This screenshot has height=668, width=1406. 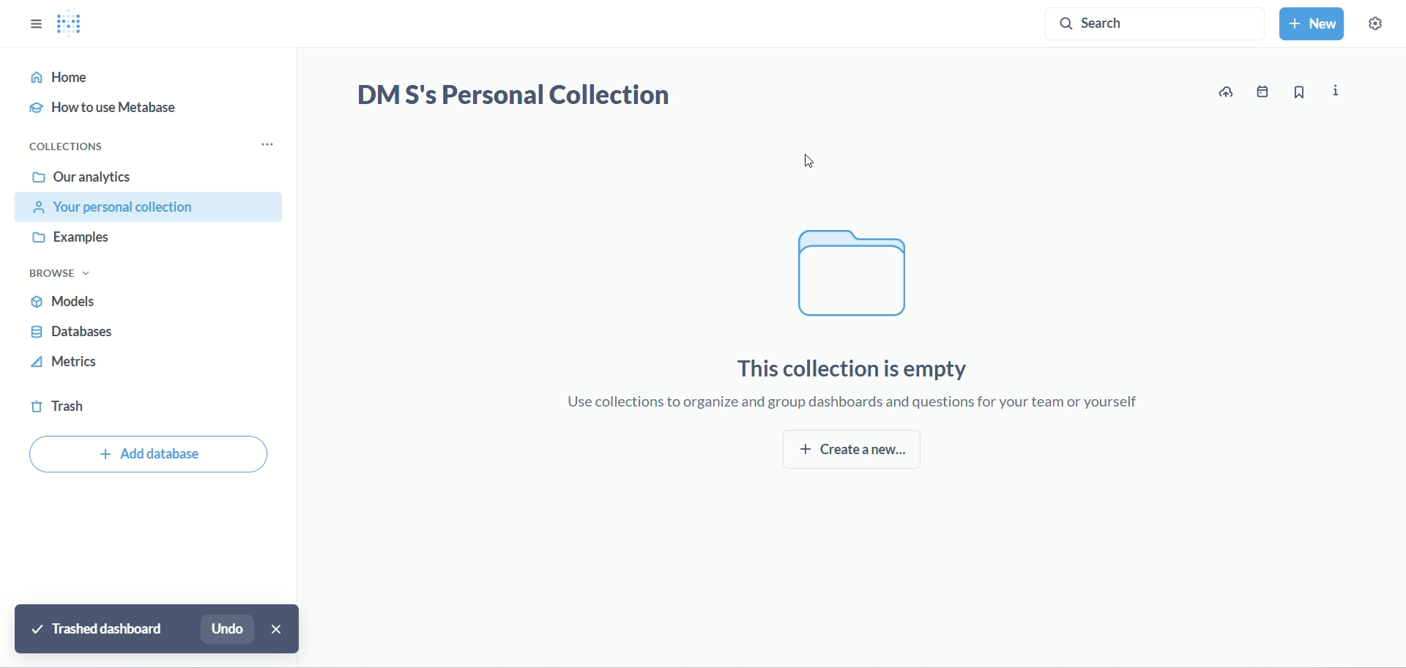 I want to click on our analytics, so click(x=82, y=177).